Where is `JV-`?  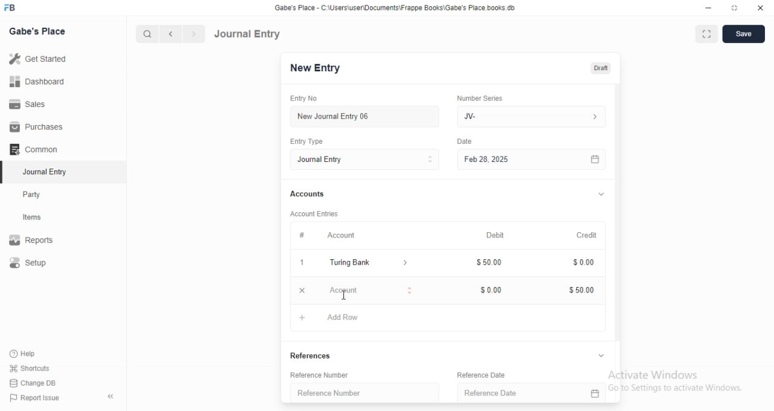 JV- is located at coordinates (531, 115).